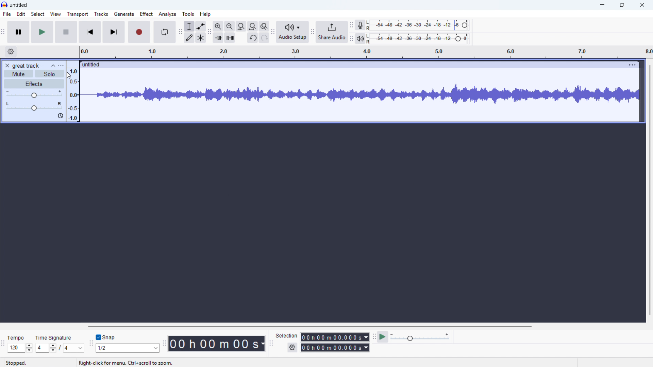  What do you see at coordinates (264, 26) in the screenshot?
I see `Toggle zoom ` at bounding box center [264, 26].